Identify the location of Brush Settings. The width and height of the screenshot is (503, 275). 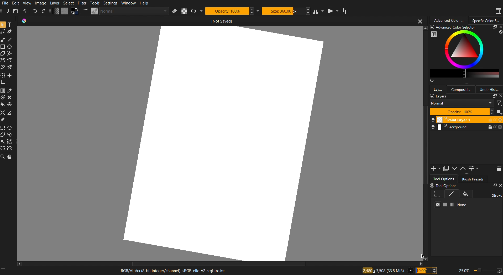
(125, 12).